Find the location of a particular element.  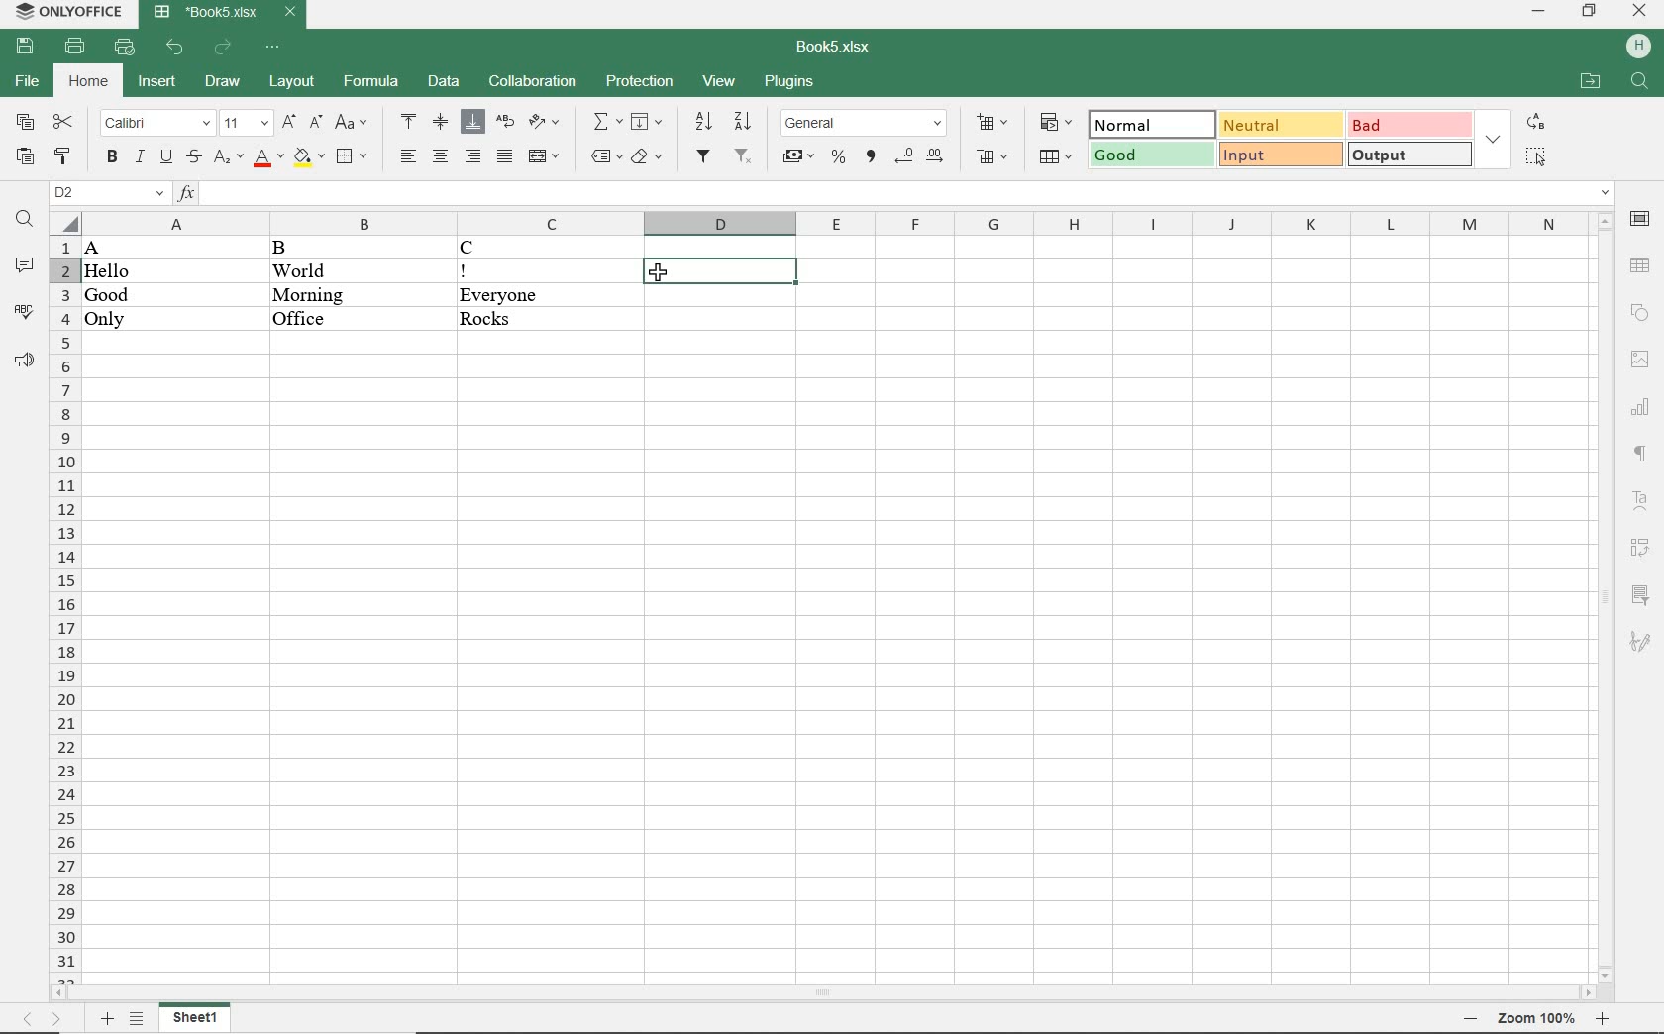

copy is located at coordinates (24, 124).